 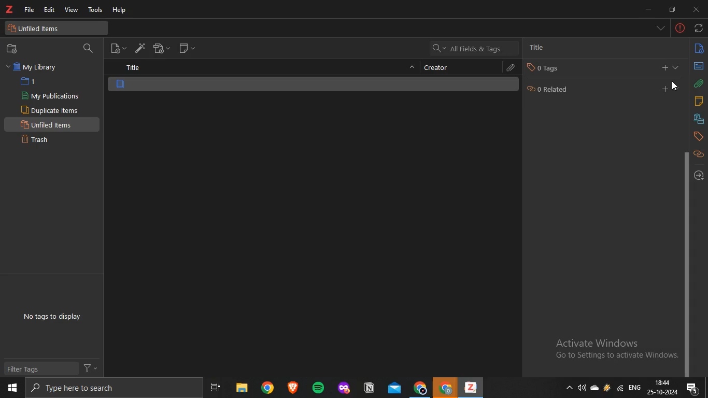 I want to click on attachments, so click(x=699, y=83).